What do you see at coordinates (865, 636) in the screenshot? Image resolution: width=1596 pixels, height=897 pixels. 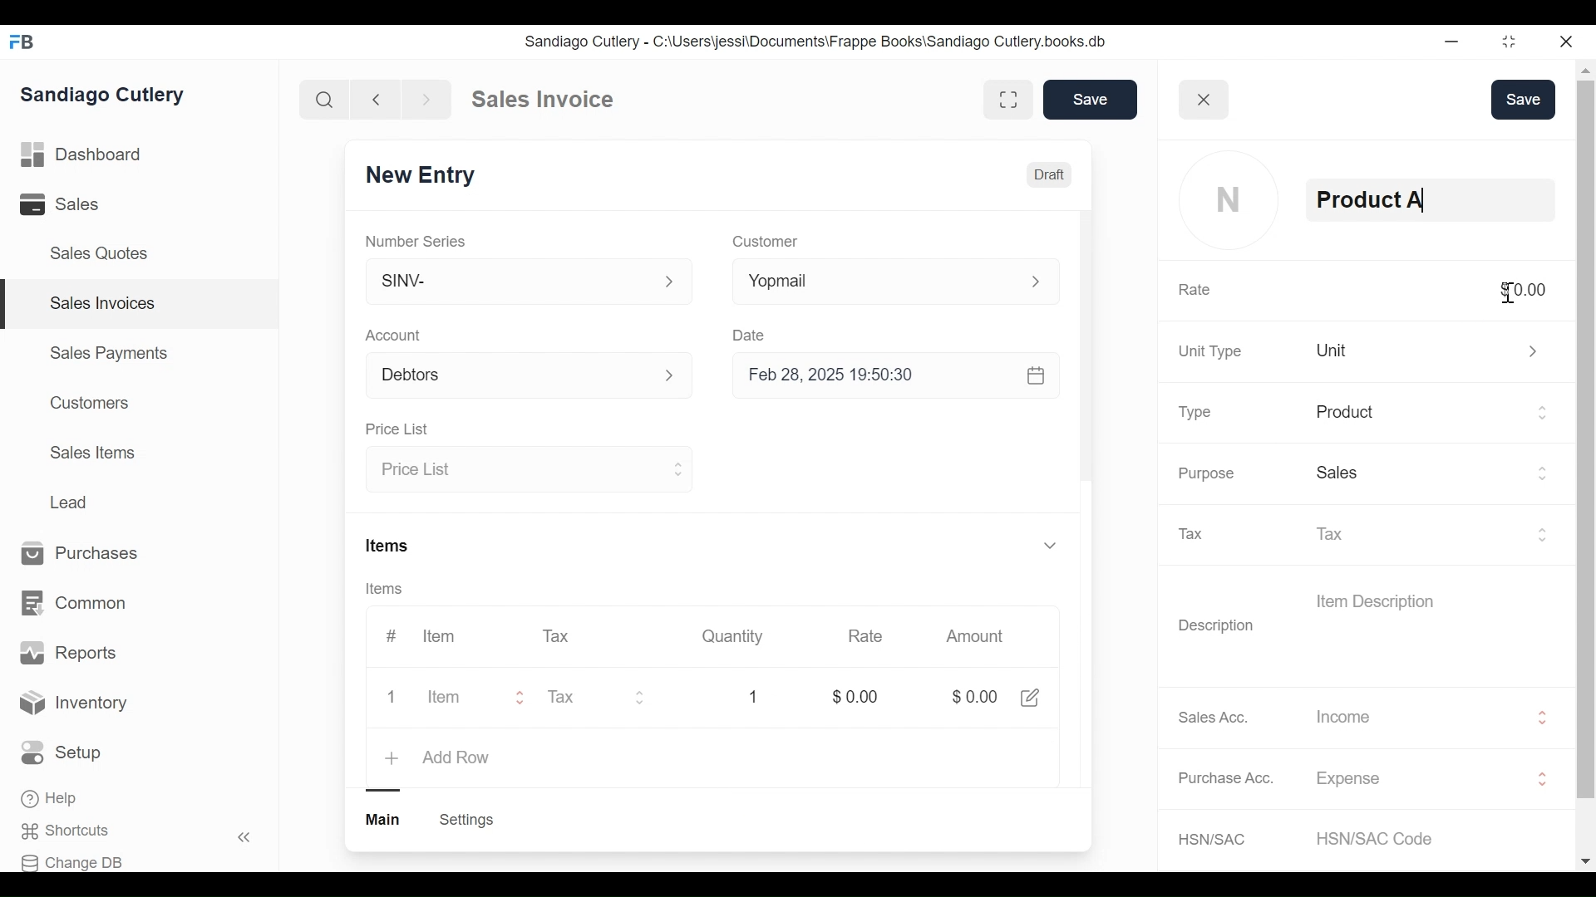 I see `Rate` at bounding box center [865, 636].